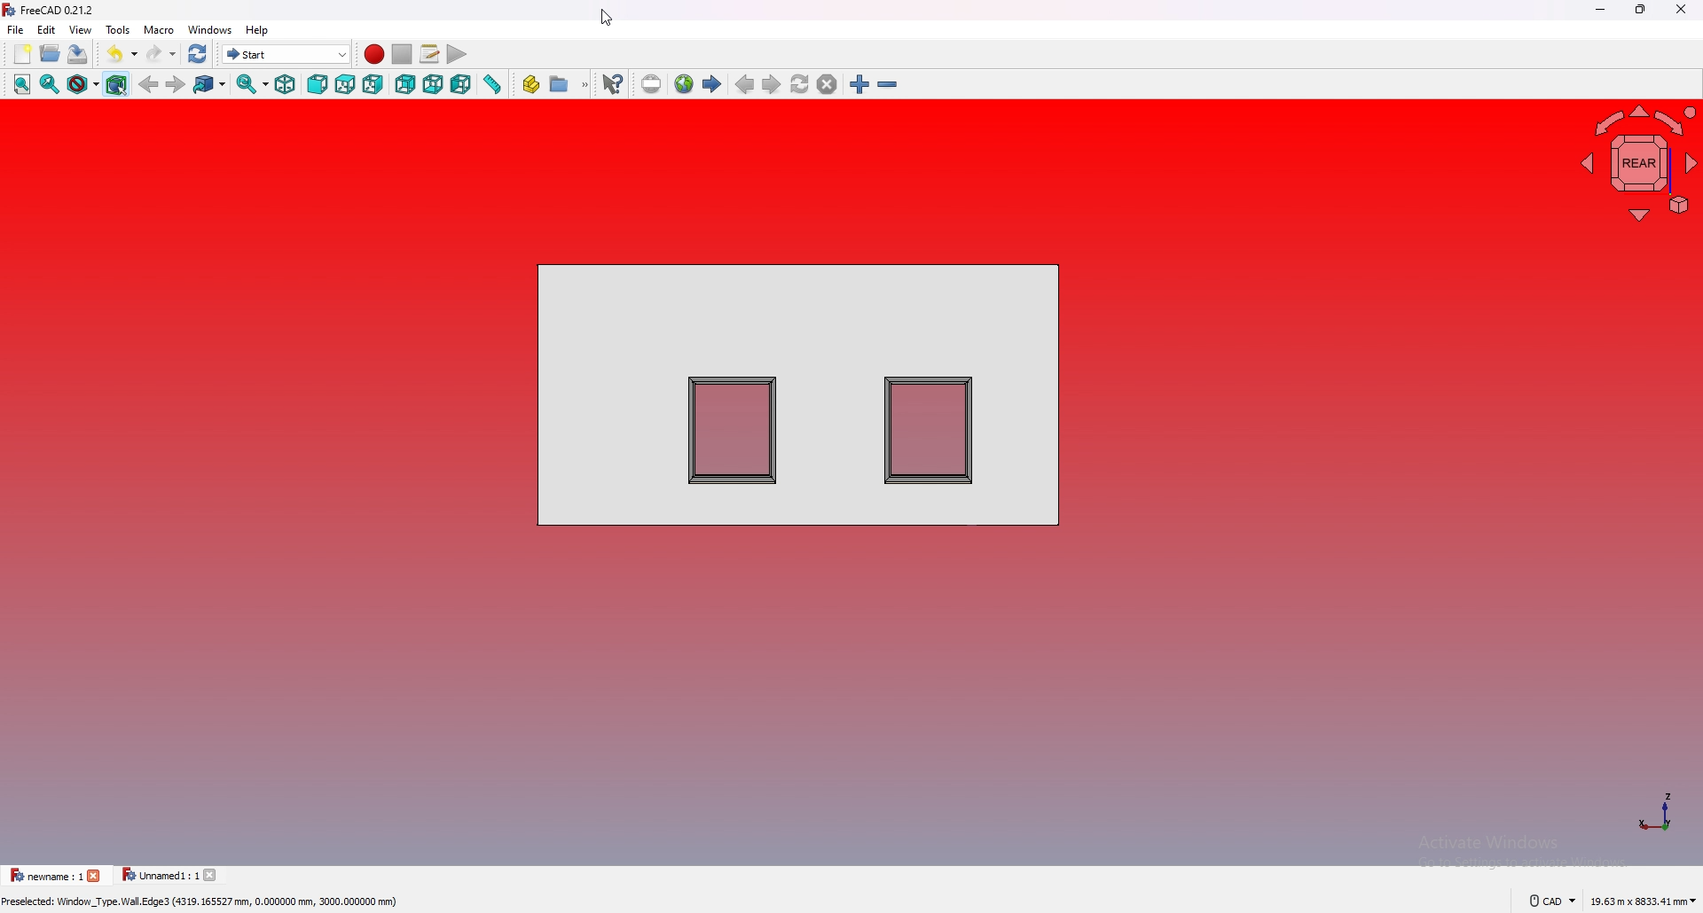  Describe the element at coordinates (22, 84) in the screenshot. I see `fit all` at that location.